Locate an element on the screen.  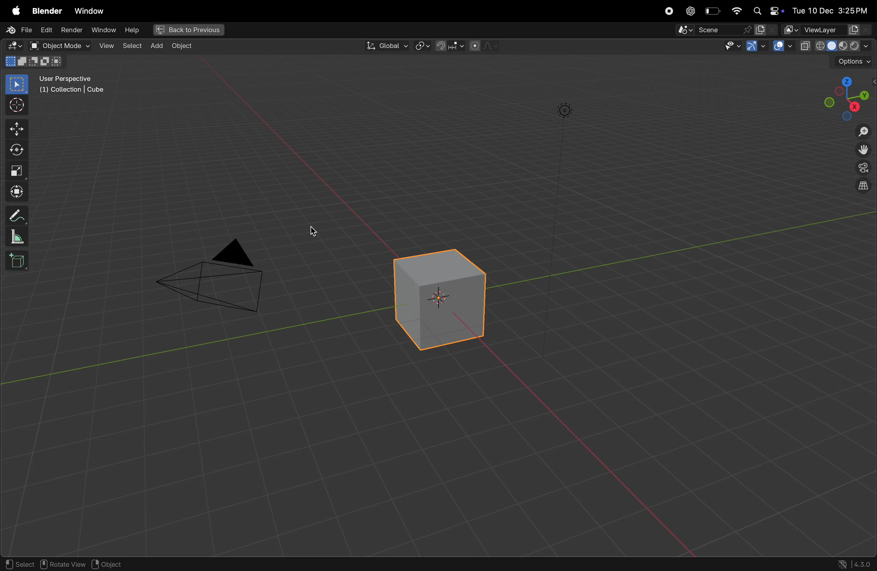
measure is located at coordinates (17, 238).